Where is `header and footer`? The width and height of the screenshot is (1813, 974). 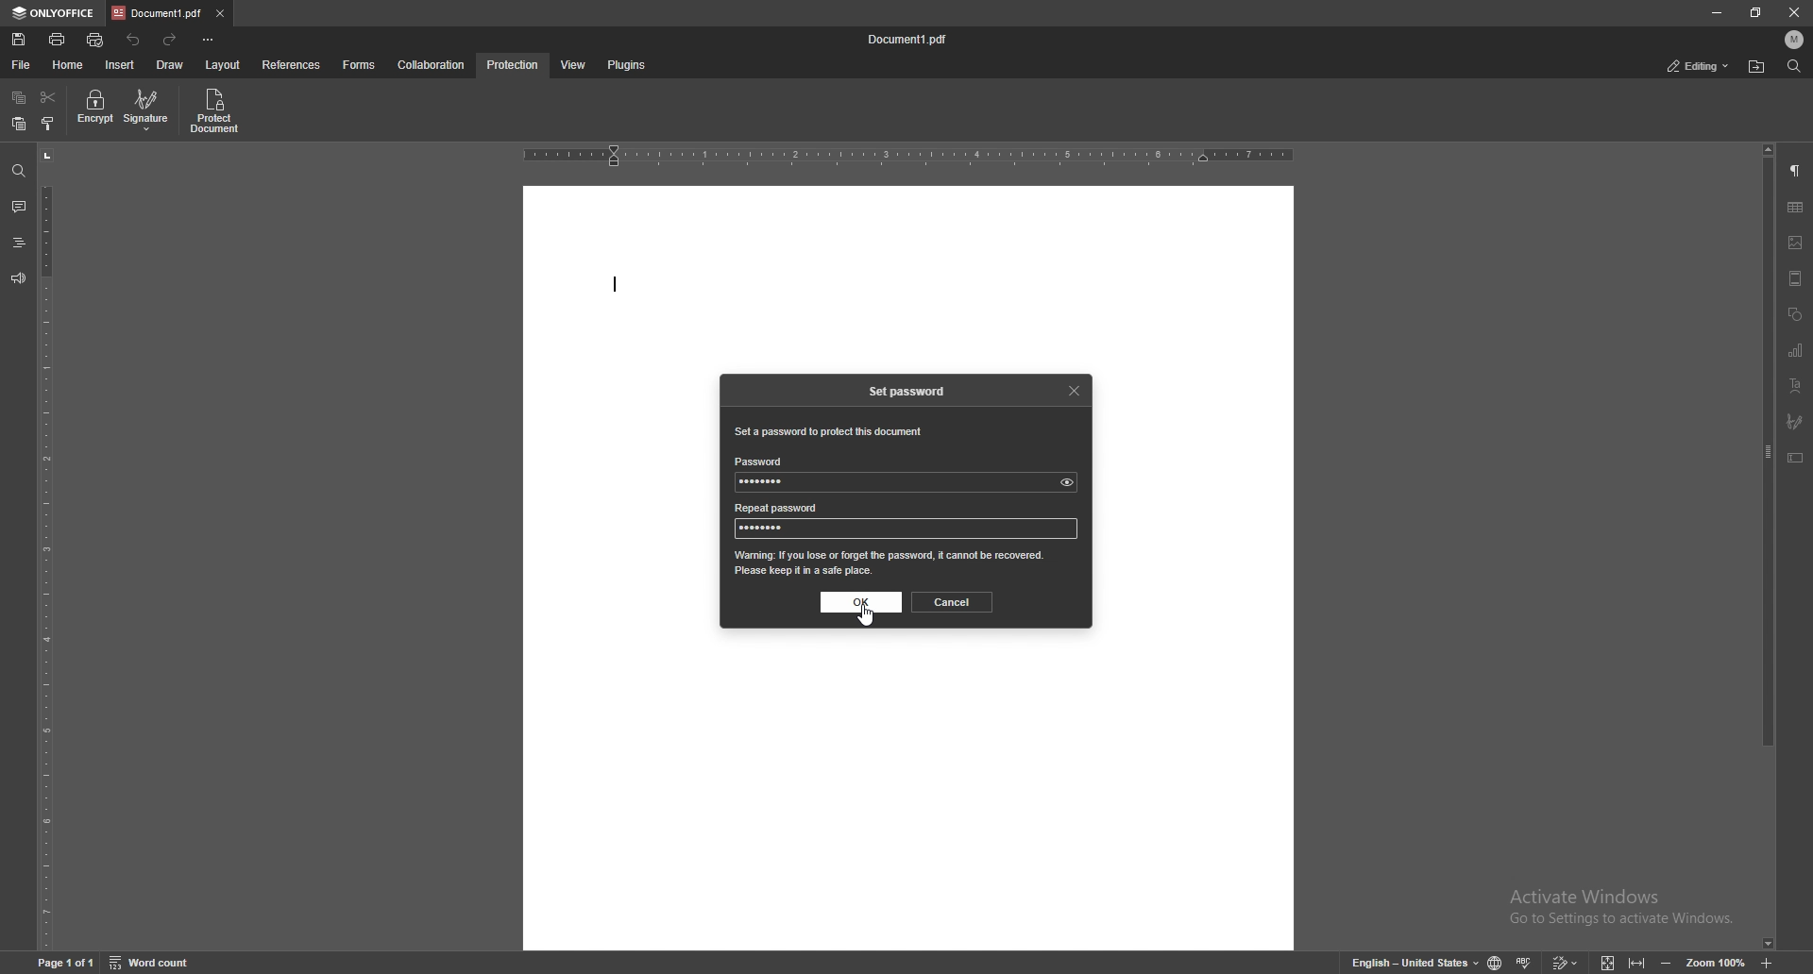
header and footer is located at coordinates (1795, 278).